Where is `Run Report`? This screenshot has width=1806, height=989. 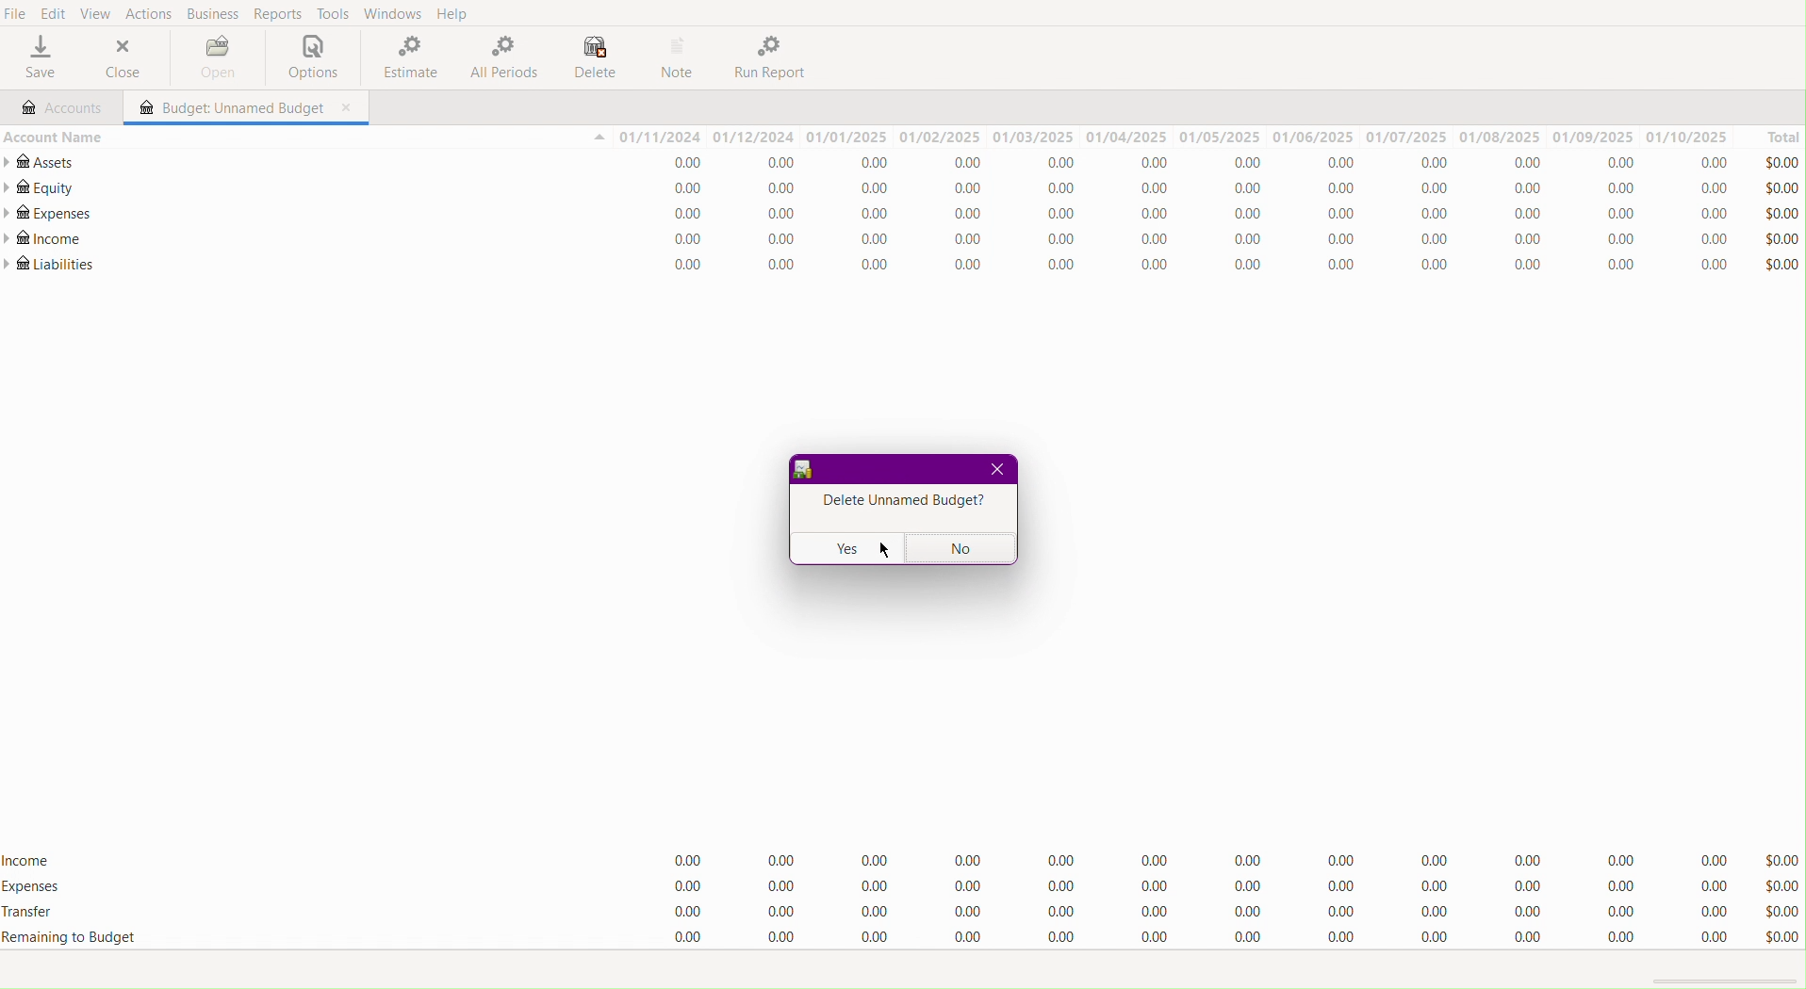 Run Report is located at coordinates (776, 57).